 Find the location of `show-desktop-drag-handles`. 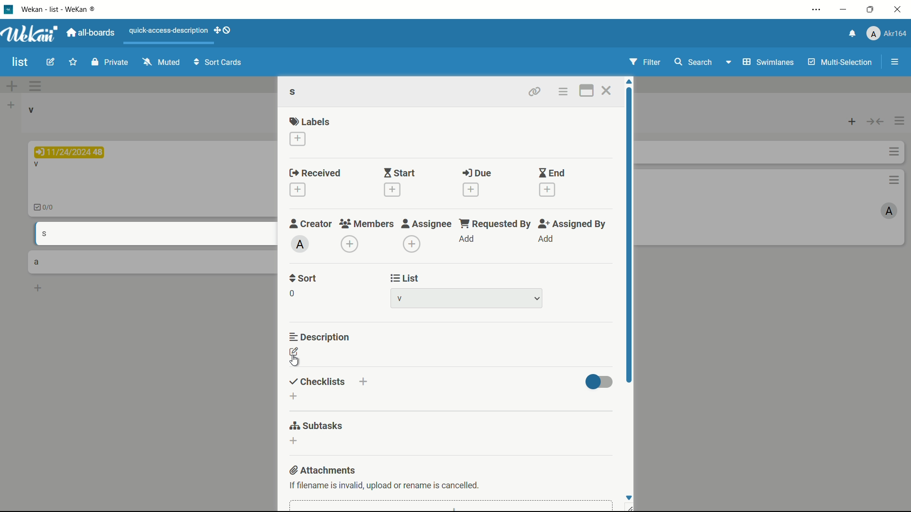

show-desktop-drag-handles is located at coordinates (223, 30).